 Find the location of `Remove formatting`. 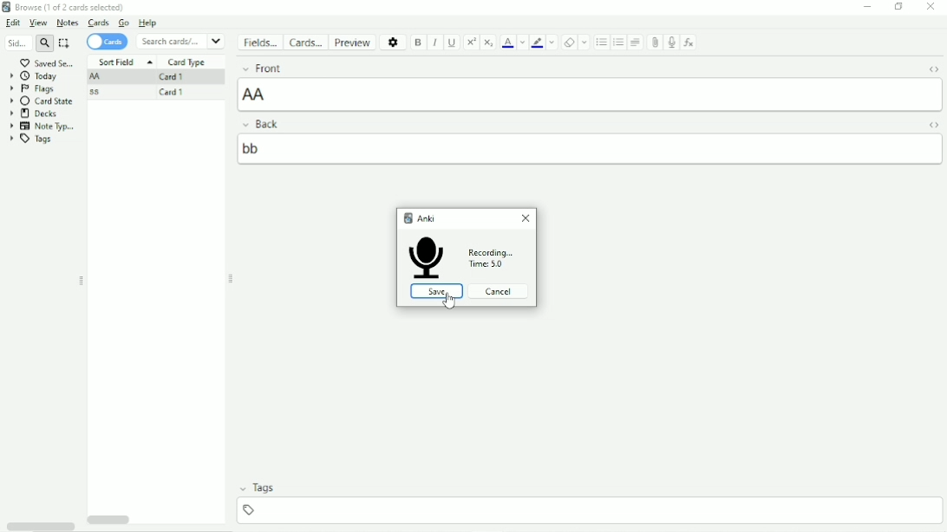

Remove formatting is located at coordinates (569, 42).